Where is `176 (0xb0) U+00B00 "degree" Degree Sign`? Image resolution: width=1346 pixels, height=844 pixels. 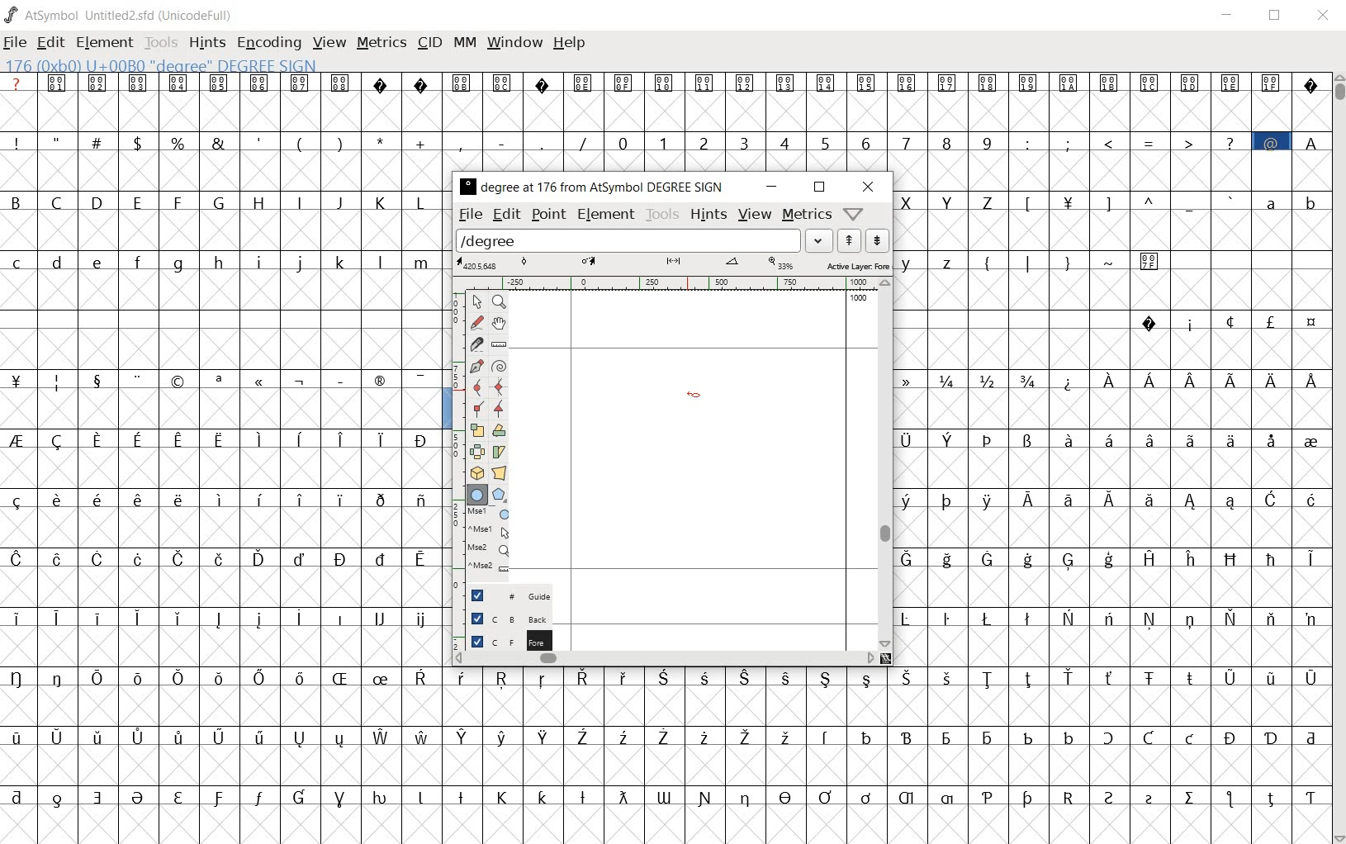 176 (0xb0) U+00B00 "degree" Degree Sign is located at coordinates (165, 66).